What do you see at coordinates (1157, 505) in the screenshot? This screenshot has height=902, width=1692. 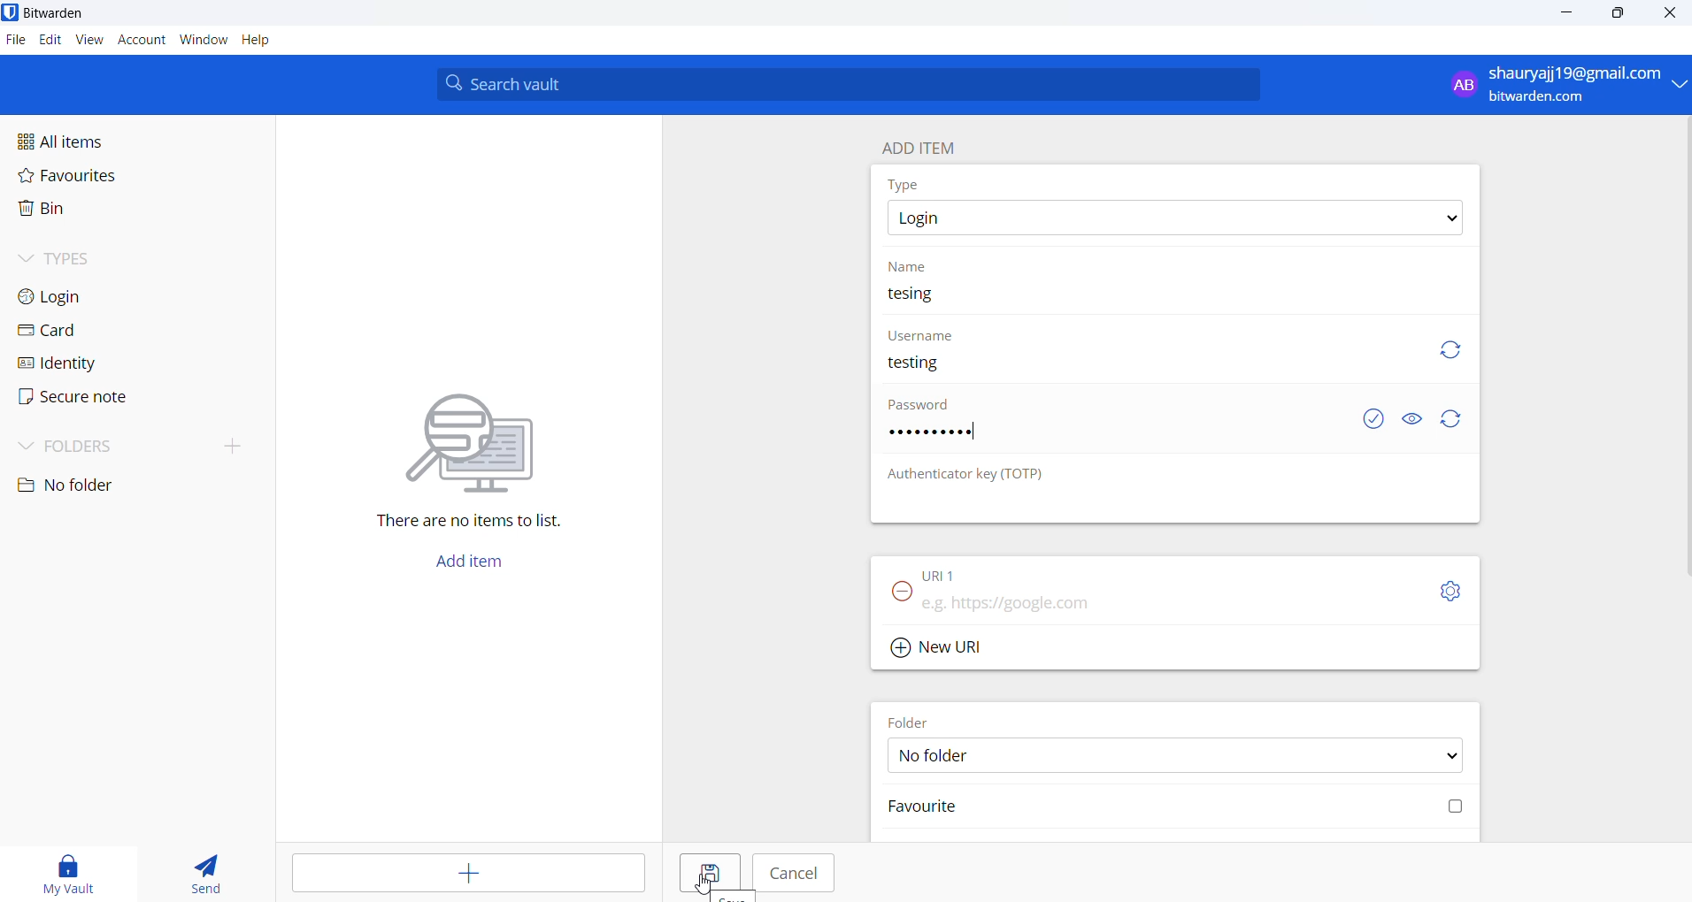 I see `OTP text box` at bounding box center [1157, 505].